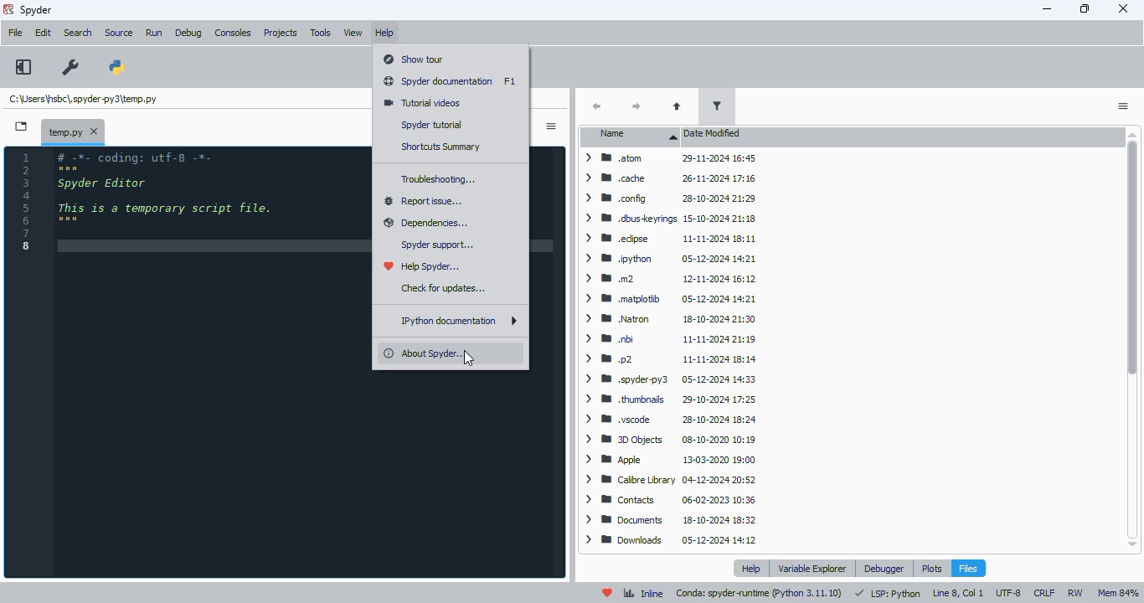  I want to click on shortcuts summary, so click(440, 147).